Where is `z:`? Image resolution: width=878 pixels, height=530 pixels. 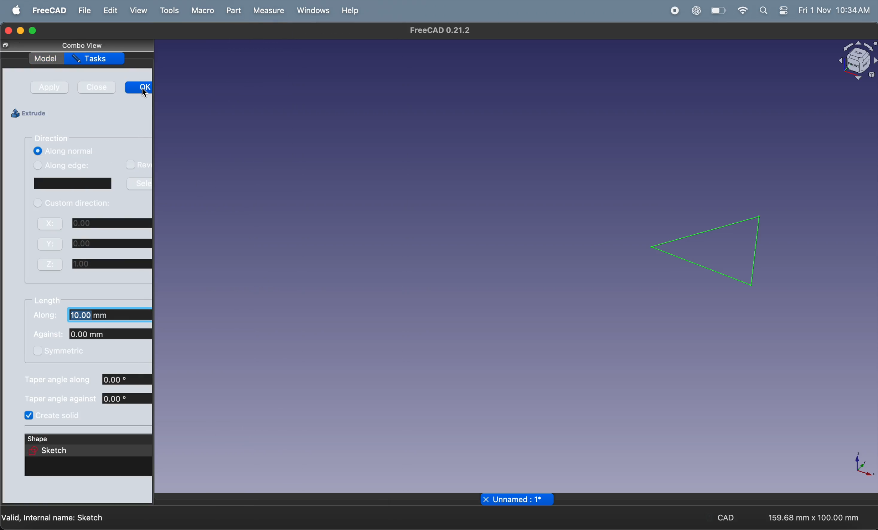 z: is located at coordinates (51, 264).